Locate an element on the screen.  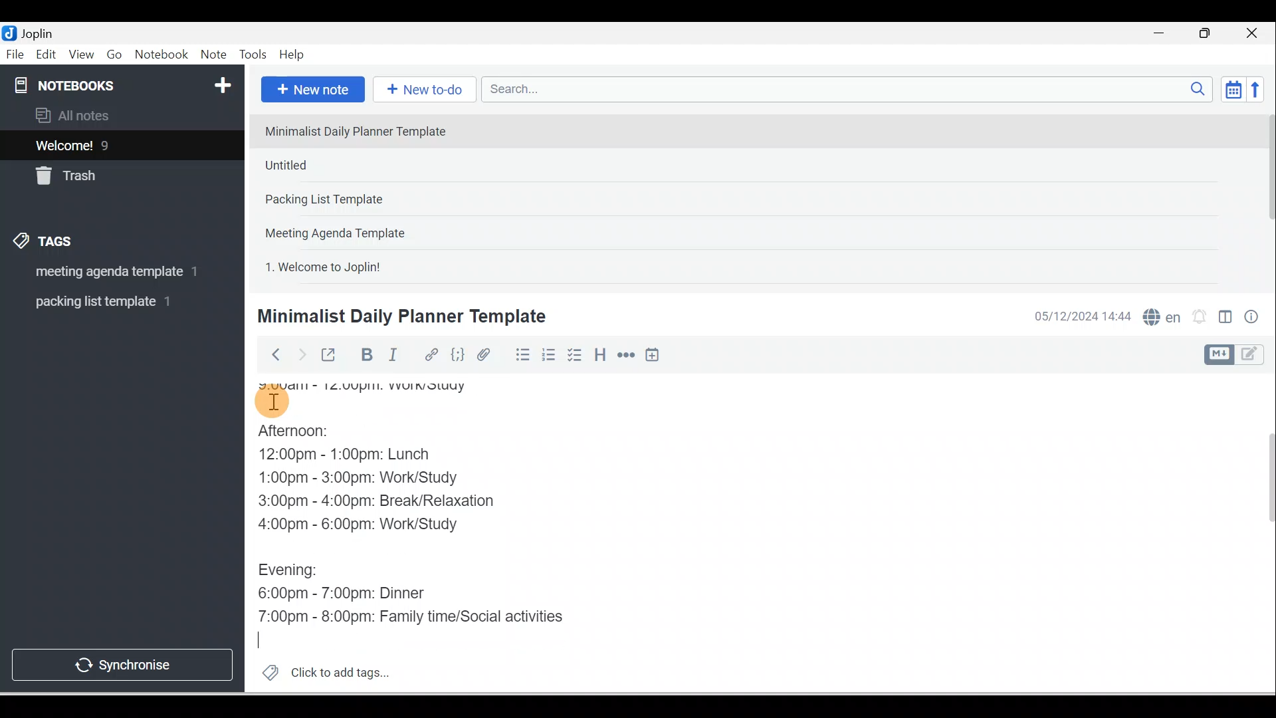
1:00pm - 3:00pm: Work/Study is located at coordinates (360, 478).